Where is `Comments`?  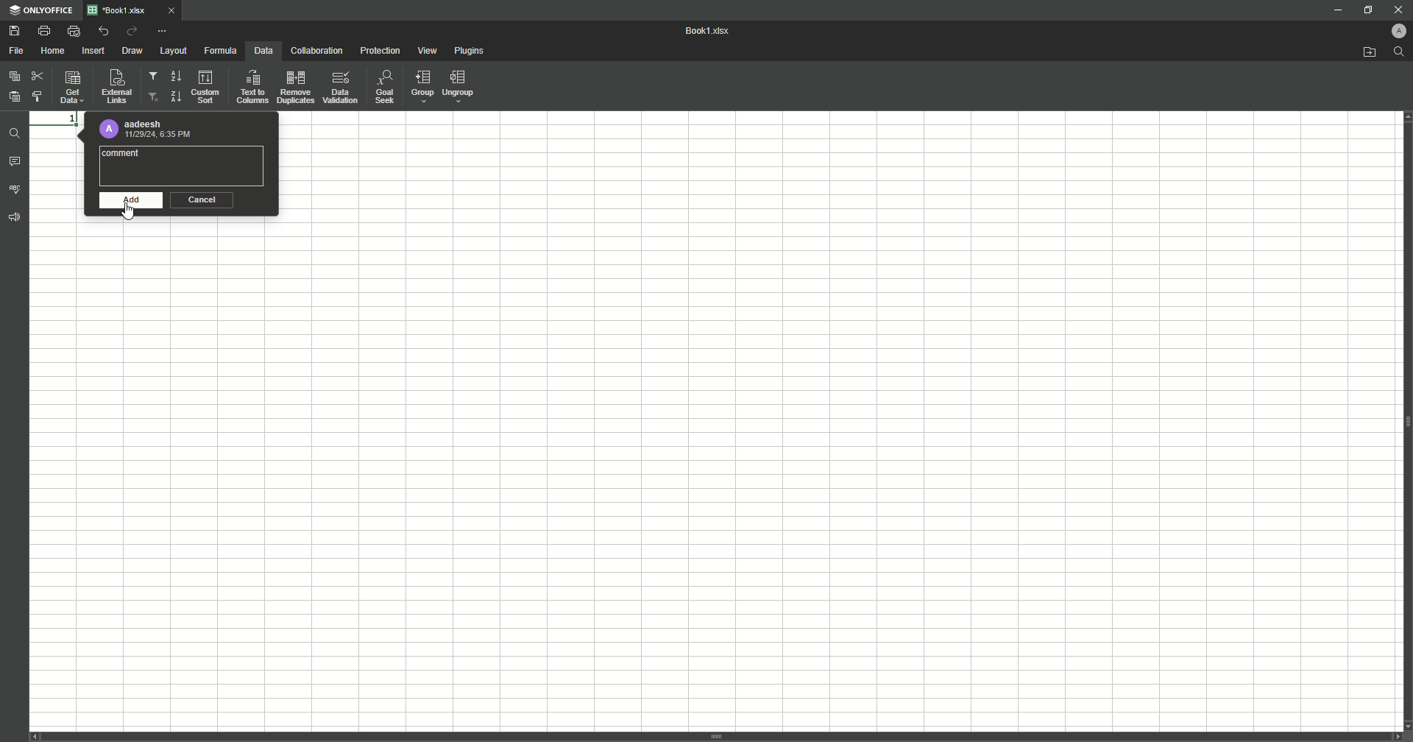 Comments is located at coordinates (15, 163).